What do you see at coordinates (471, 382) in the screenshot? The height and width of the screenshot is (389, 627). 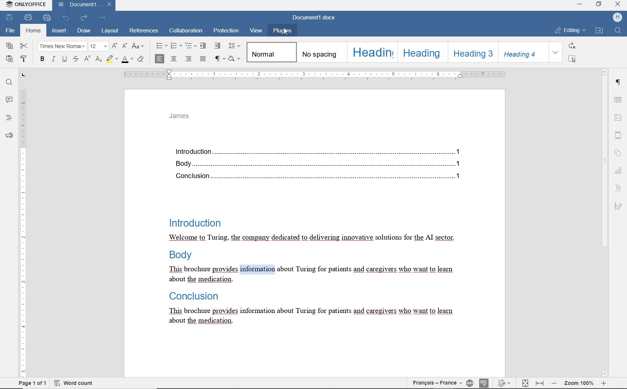 I see `SET DOCUMENT LANGUAGE` at bounding box center [471, 382].